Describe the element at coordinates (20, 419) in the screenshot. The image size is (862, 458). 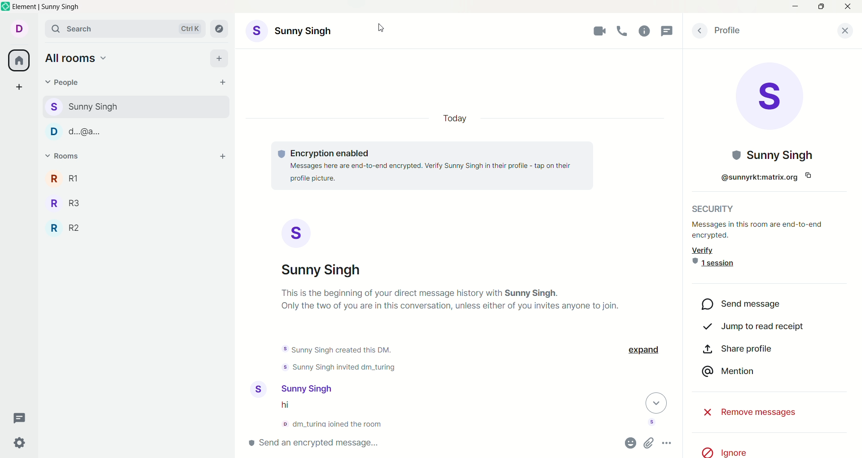
I see `threads` at that location.